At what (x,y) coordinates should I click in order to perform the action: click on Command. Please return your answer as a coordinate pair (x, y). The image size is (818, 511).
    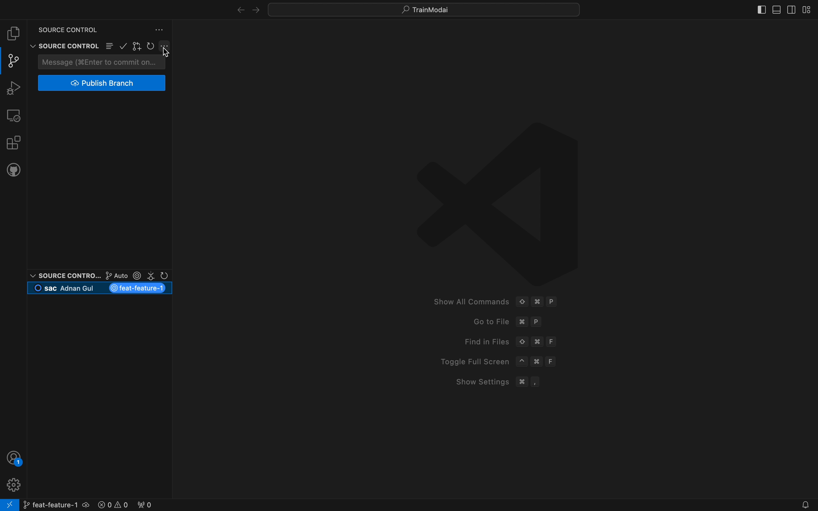
    Looking at the image, I should click on (537, 302).